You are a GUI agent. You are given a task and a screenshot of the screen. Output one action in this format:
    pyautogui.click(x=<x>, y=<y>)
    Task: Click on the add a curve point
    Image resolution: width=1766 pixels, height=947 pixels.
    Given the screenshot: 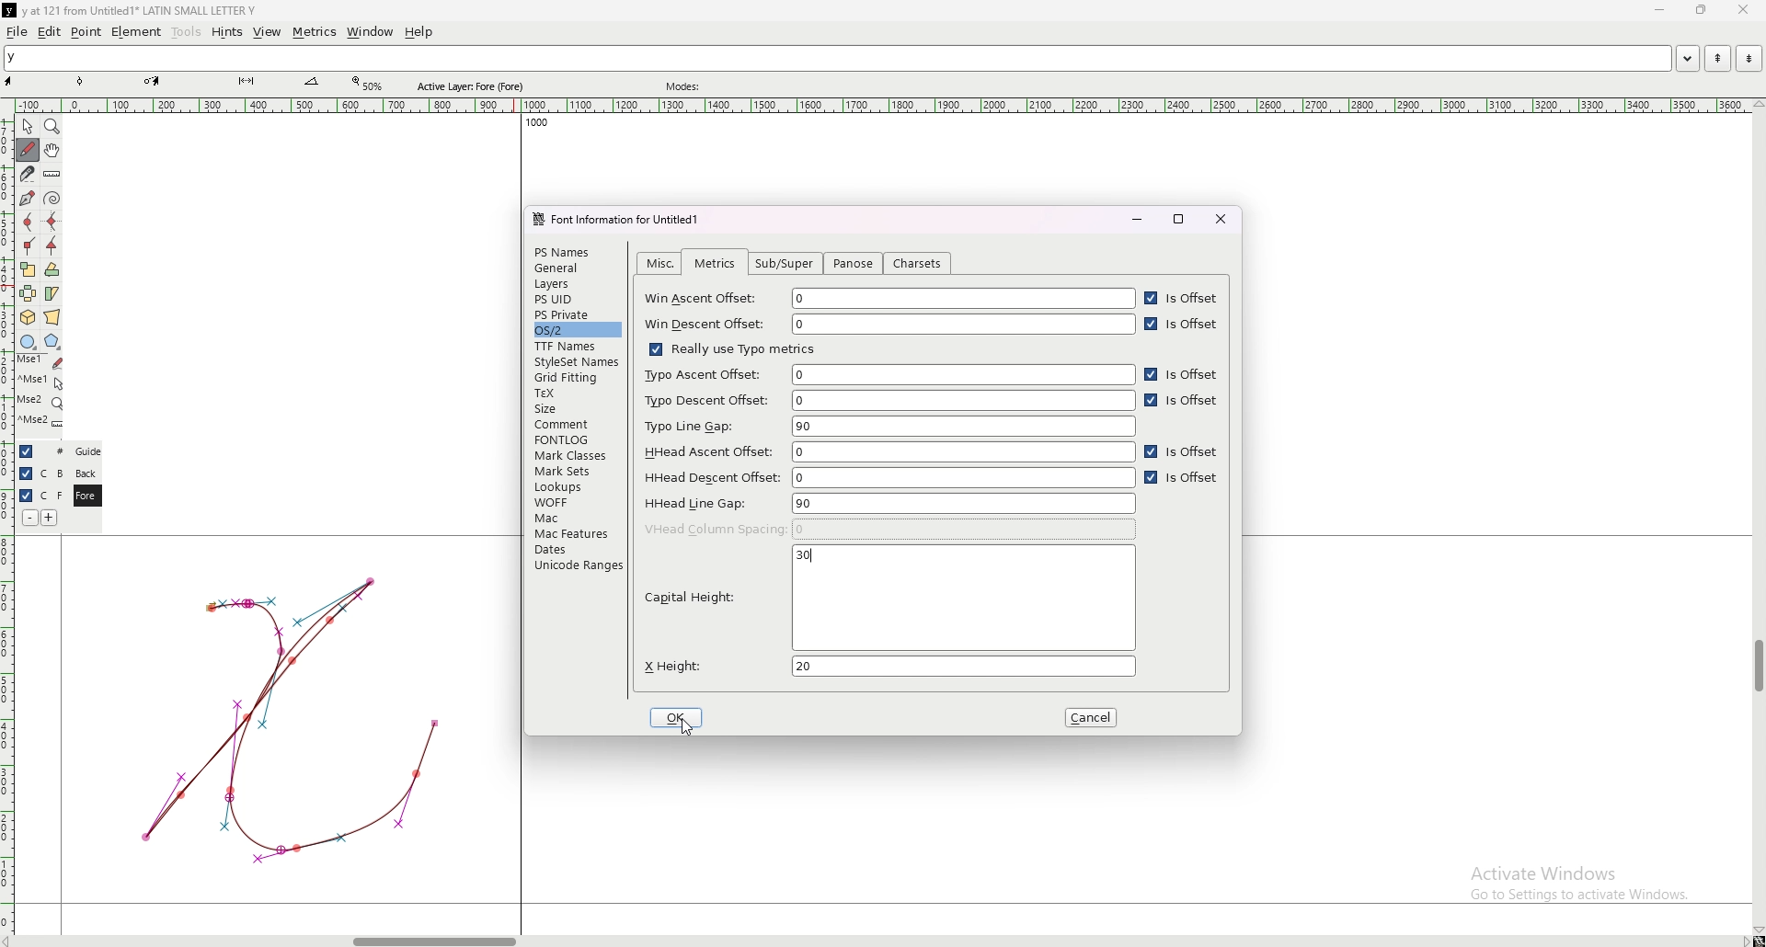 What is the action you would take?
    pyautogui.click(x=28, y=222)
    